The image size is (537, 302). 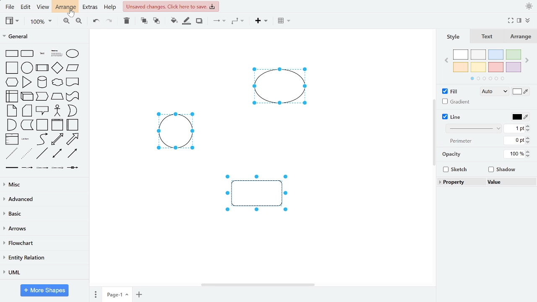 I want to click on arrange, so click(x=67, y=7).